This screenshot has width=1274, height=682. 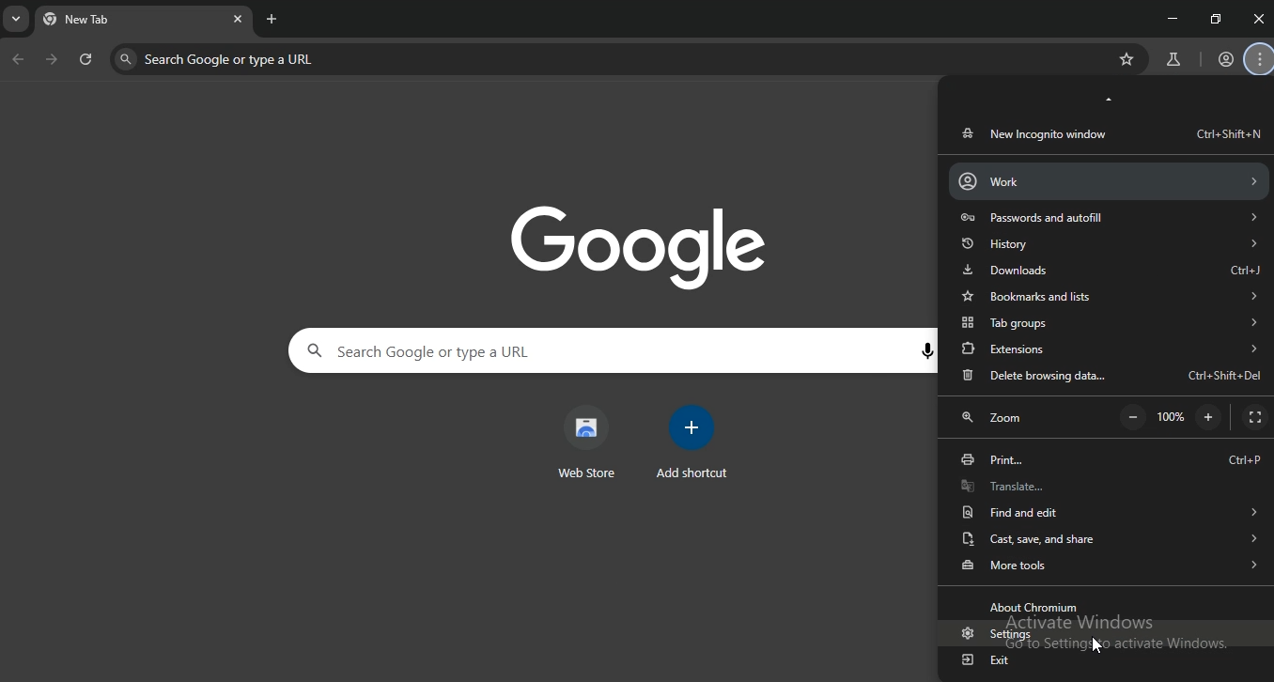 What do you see at coordinates (1098, 646) in the screenshot?
I see `cursor` at bounding box center [1098, 646].